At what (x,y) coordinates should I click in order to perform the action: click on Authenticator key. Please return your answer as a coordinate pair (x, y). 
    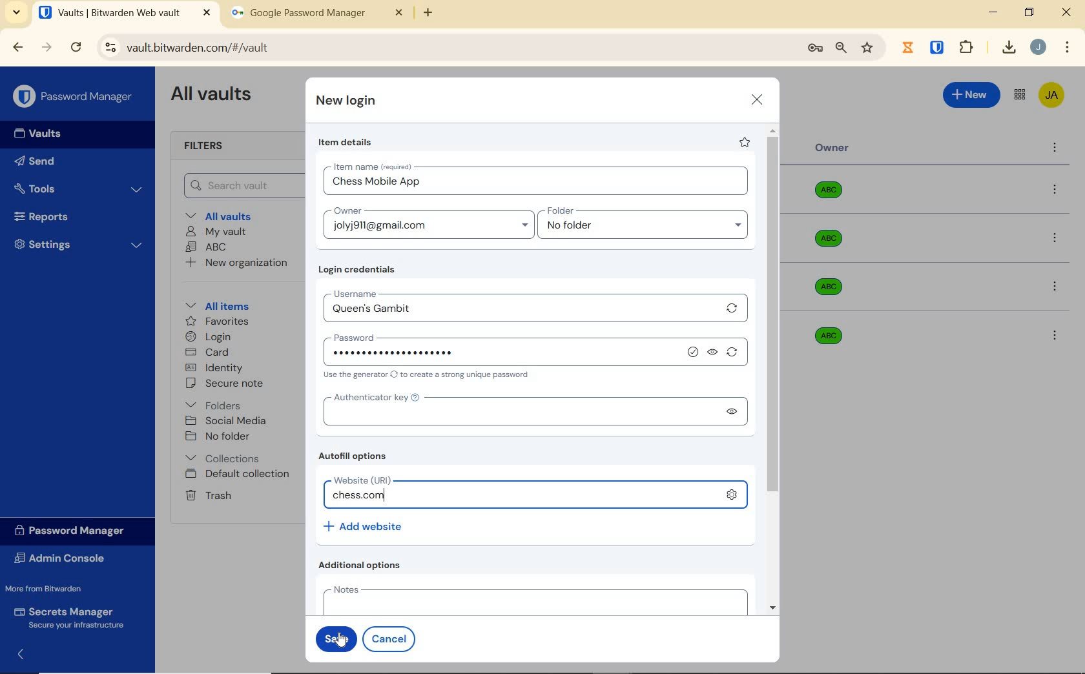
    Looking at the image, I should click on (518, 412).